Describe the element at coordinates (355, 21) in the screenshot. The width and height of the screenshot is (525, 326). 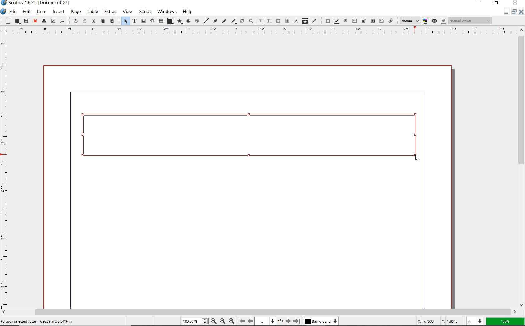
I see `pdf text field` at that location.